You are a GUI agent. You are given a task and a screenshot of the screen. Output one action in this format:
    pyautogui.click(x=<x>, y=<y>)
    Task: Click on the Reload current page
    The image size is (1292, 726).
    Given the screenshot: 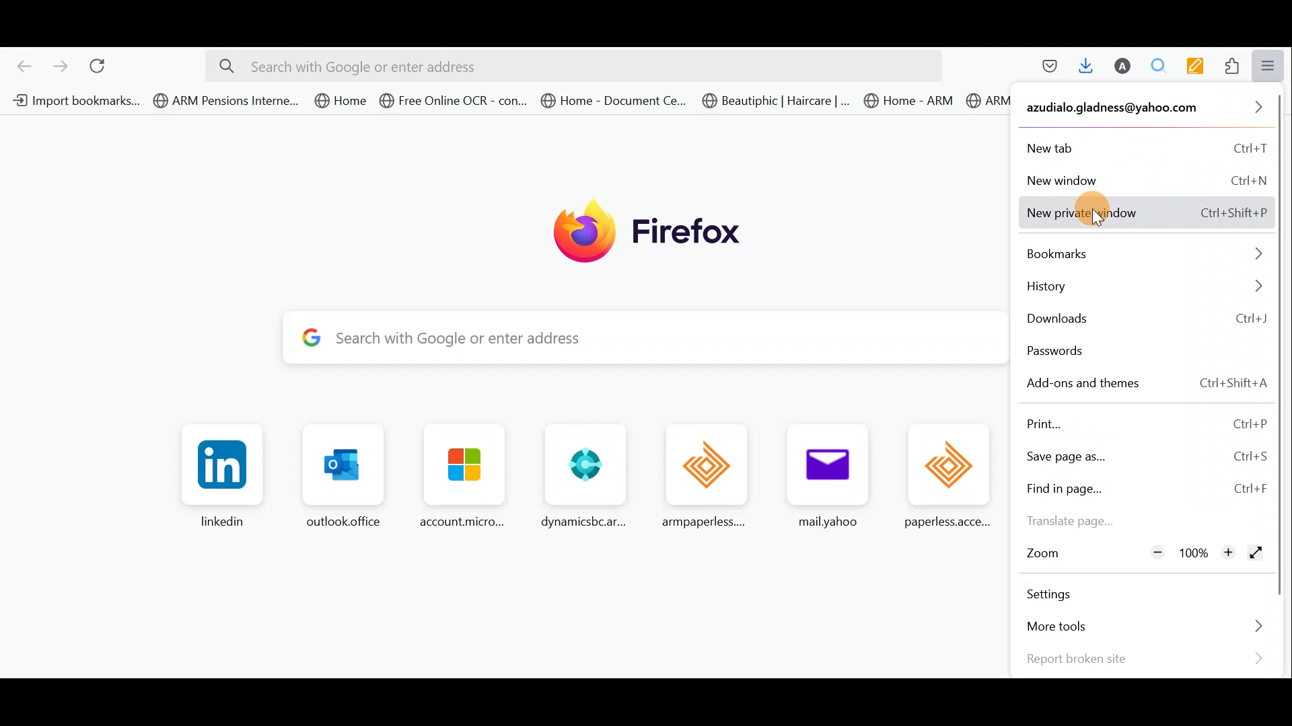 What is the action you would take?
    pyautogui.click(x=103, y=64)
    